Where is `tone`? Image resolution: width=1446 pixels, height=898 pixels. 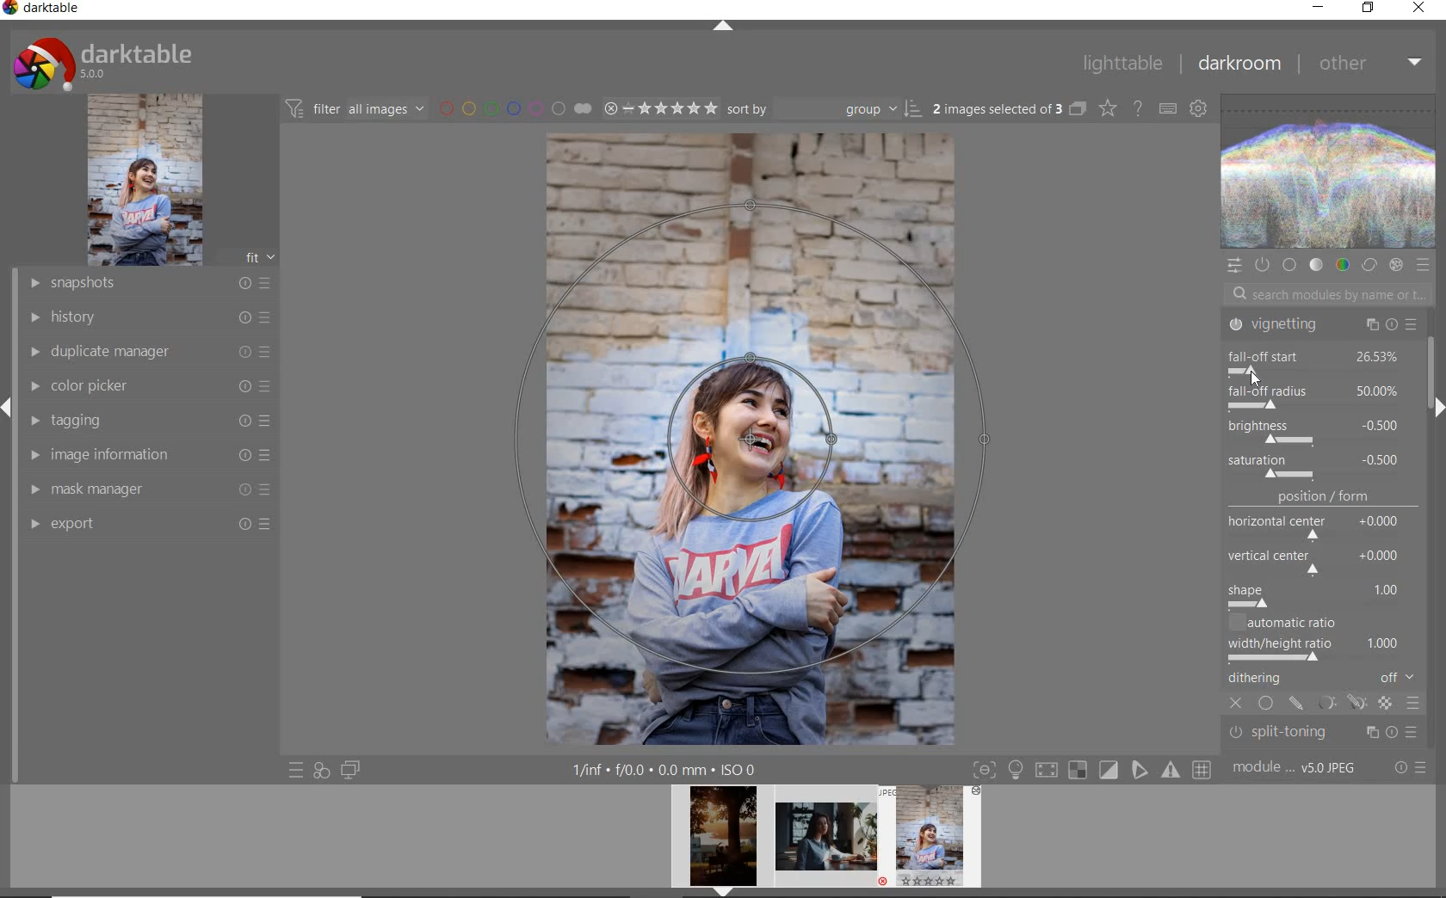 tone is located at coordinates (1317, 266).